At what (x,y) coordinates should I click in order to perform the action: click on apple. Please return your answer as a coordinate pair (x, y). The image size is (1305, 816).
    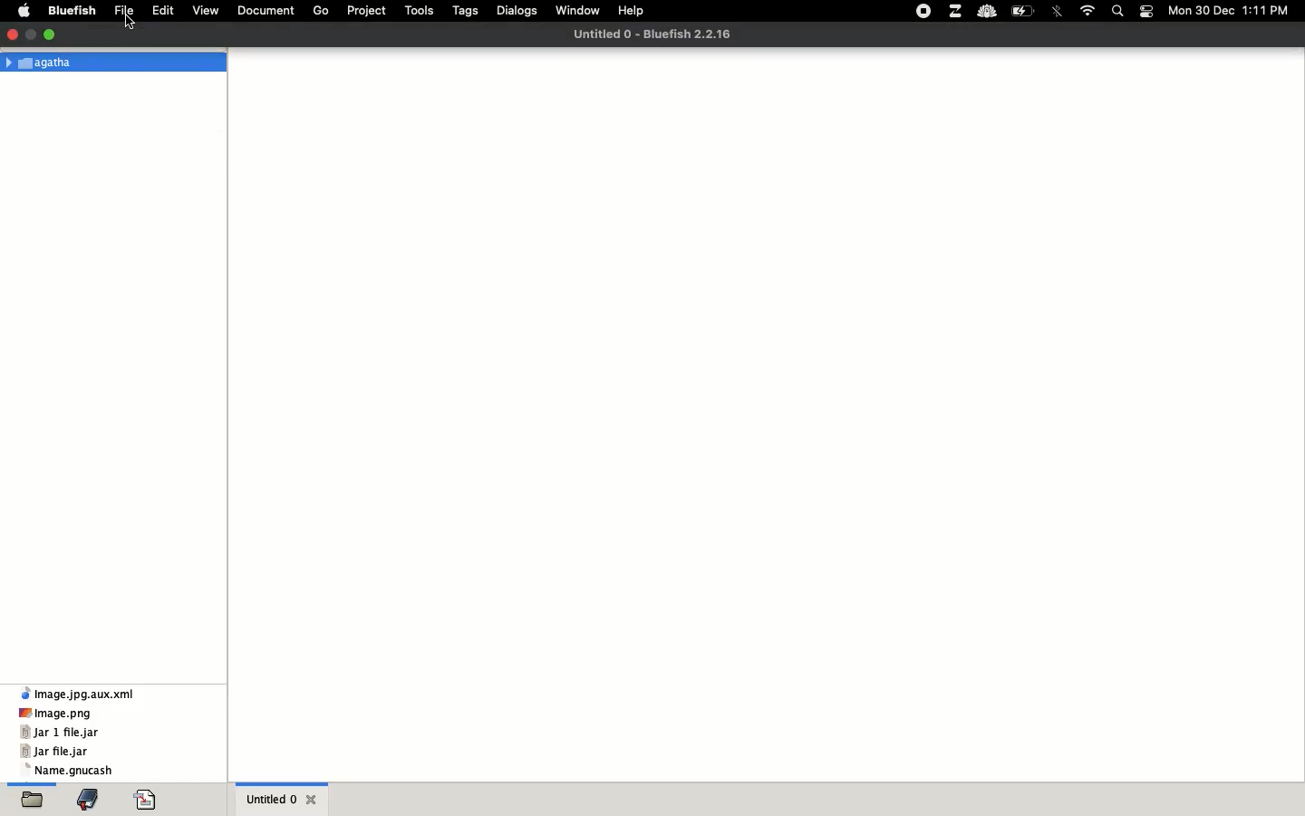
    Looking at the image, I should click on (28, 9).